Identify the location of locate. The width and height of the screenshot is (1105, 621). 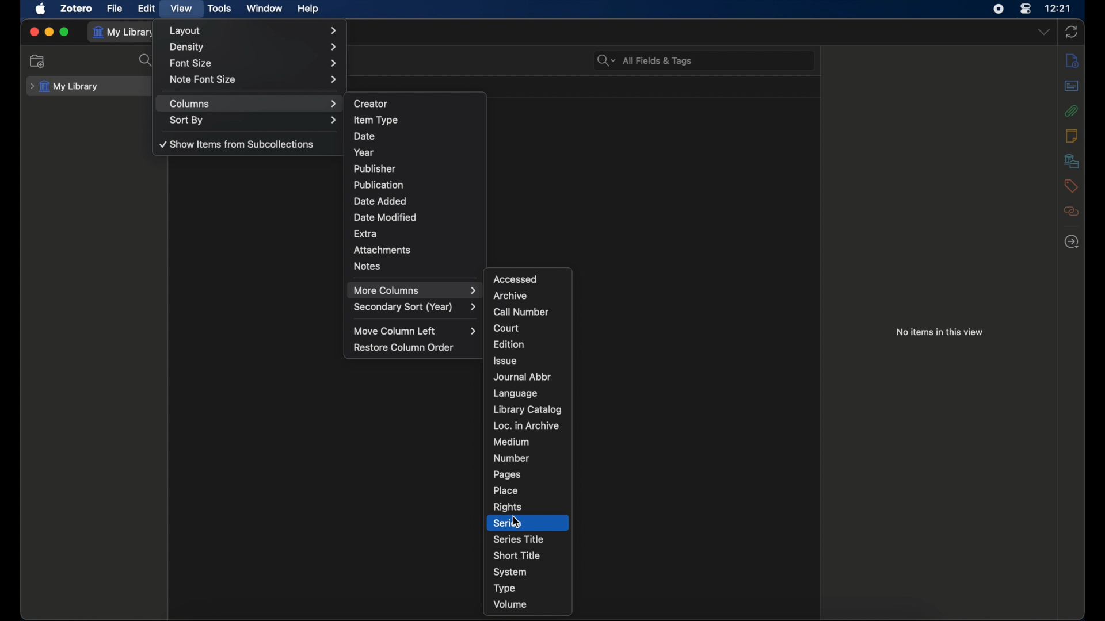
(1072, 243).